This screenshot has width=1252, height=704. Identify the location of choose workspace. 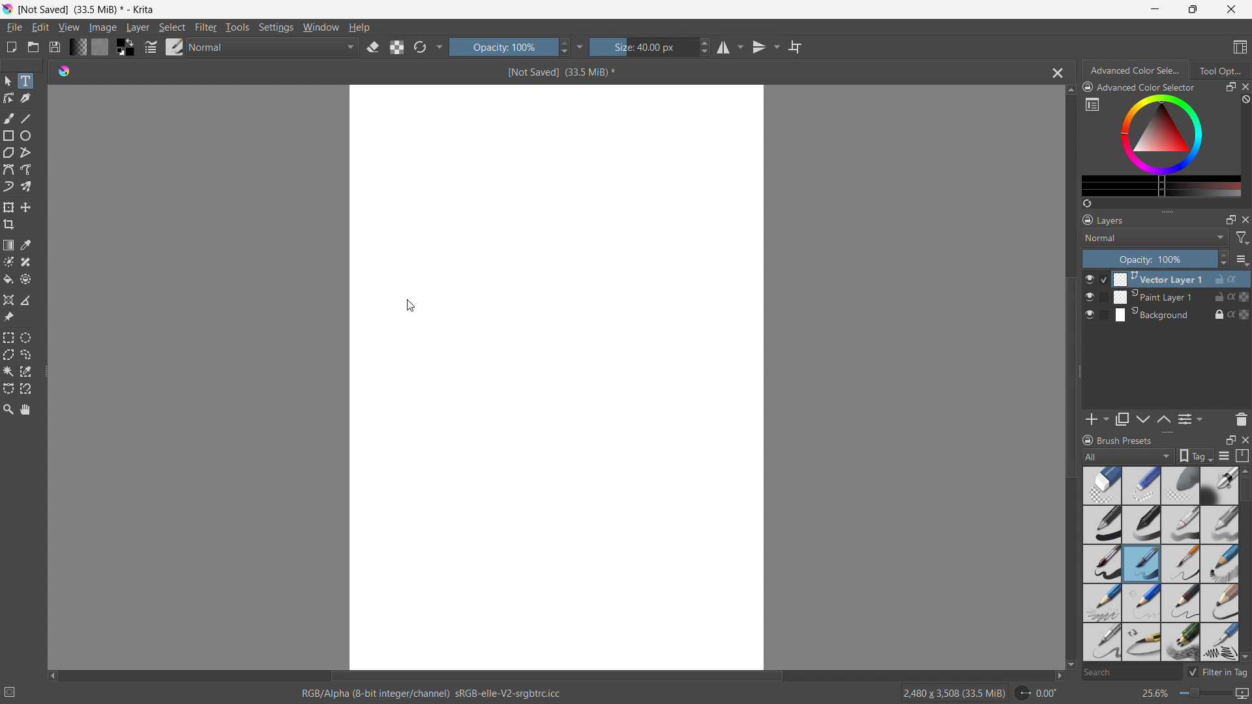
(1240, 48).